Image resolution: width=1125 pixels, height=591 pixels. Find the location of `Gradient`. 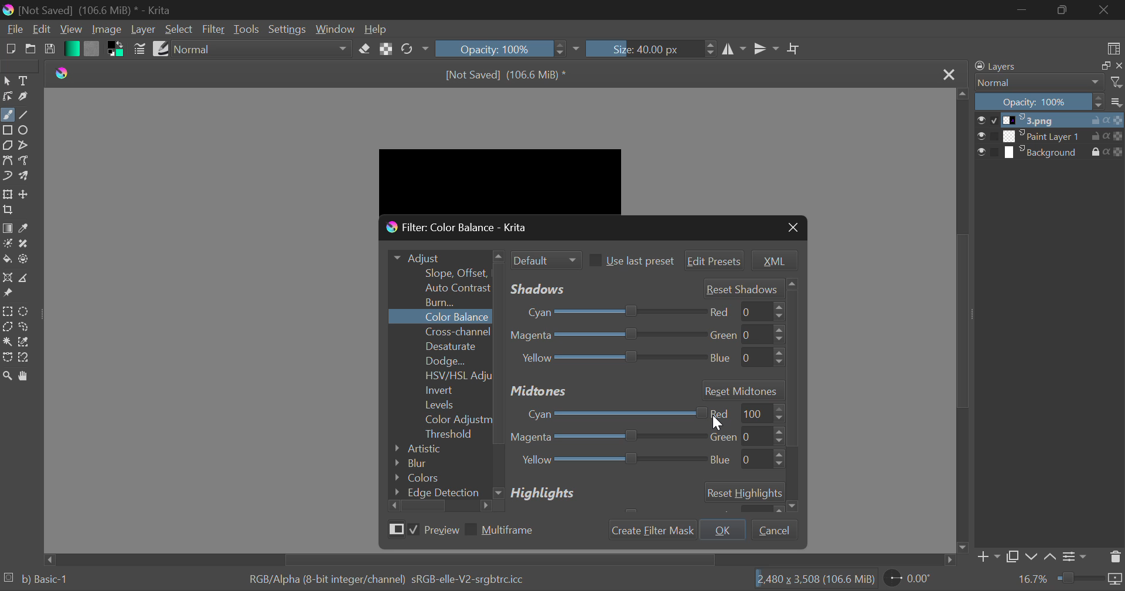

Gradient is located at coordinates (71, 49).